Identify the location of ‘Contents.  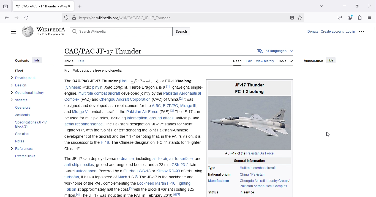
(19, 61).